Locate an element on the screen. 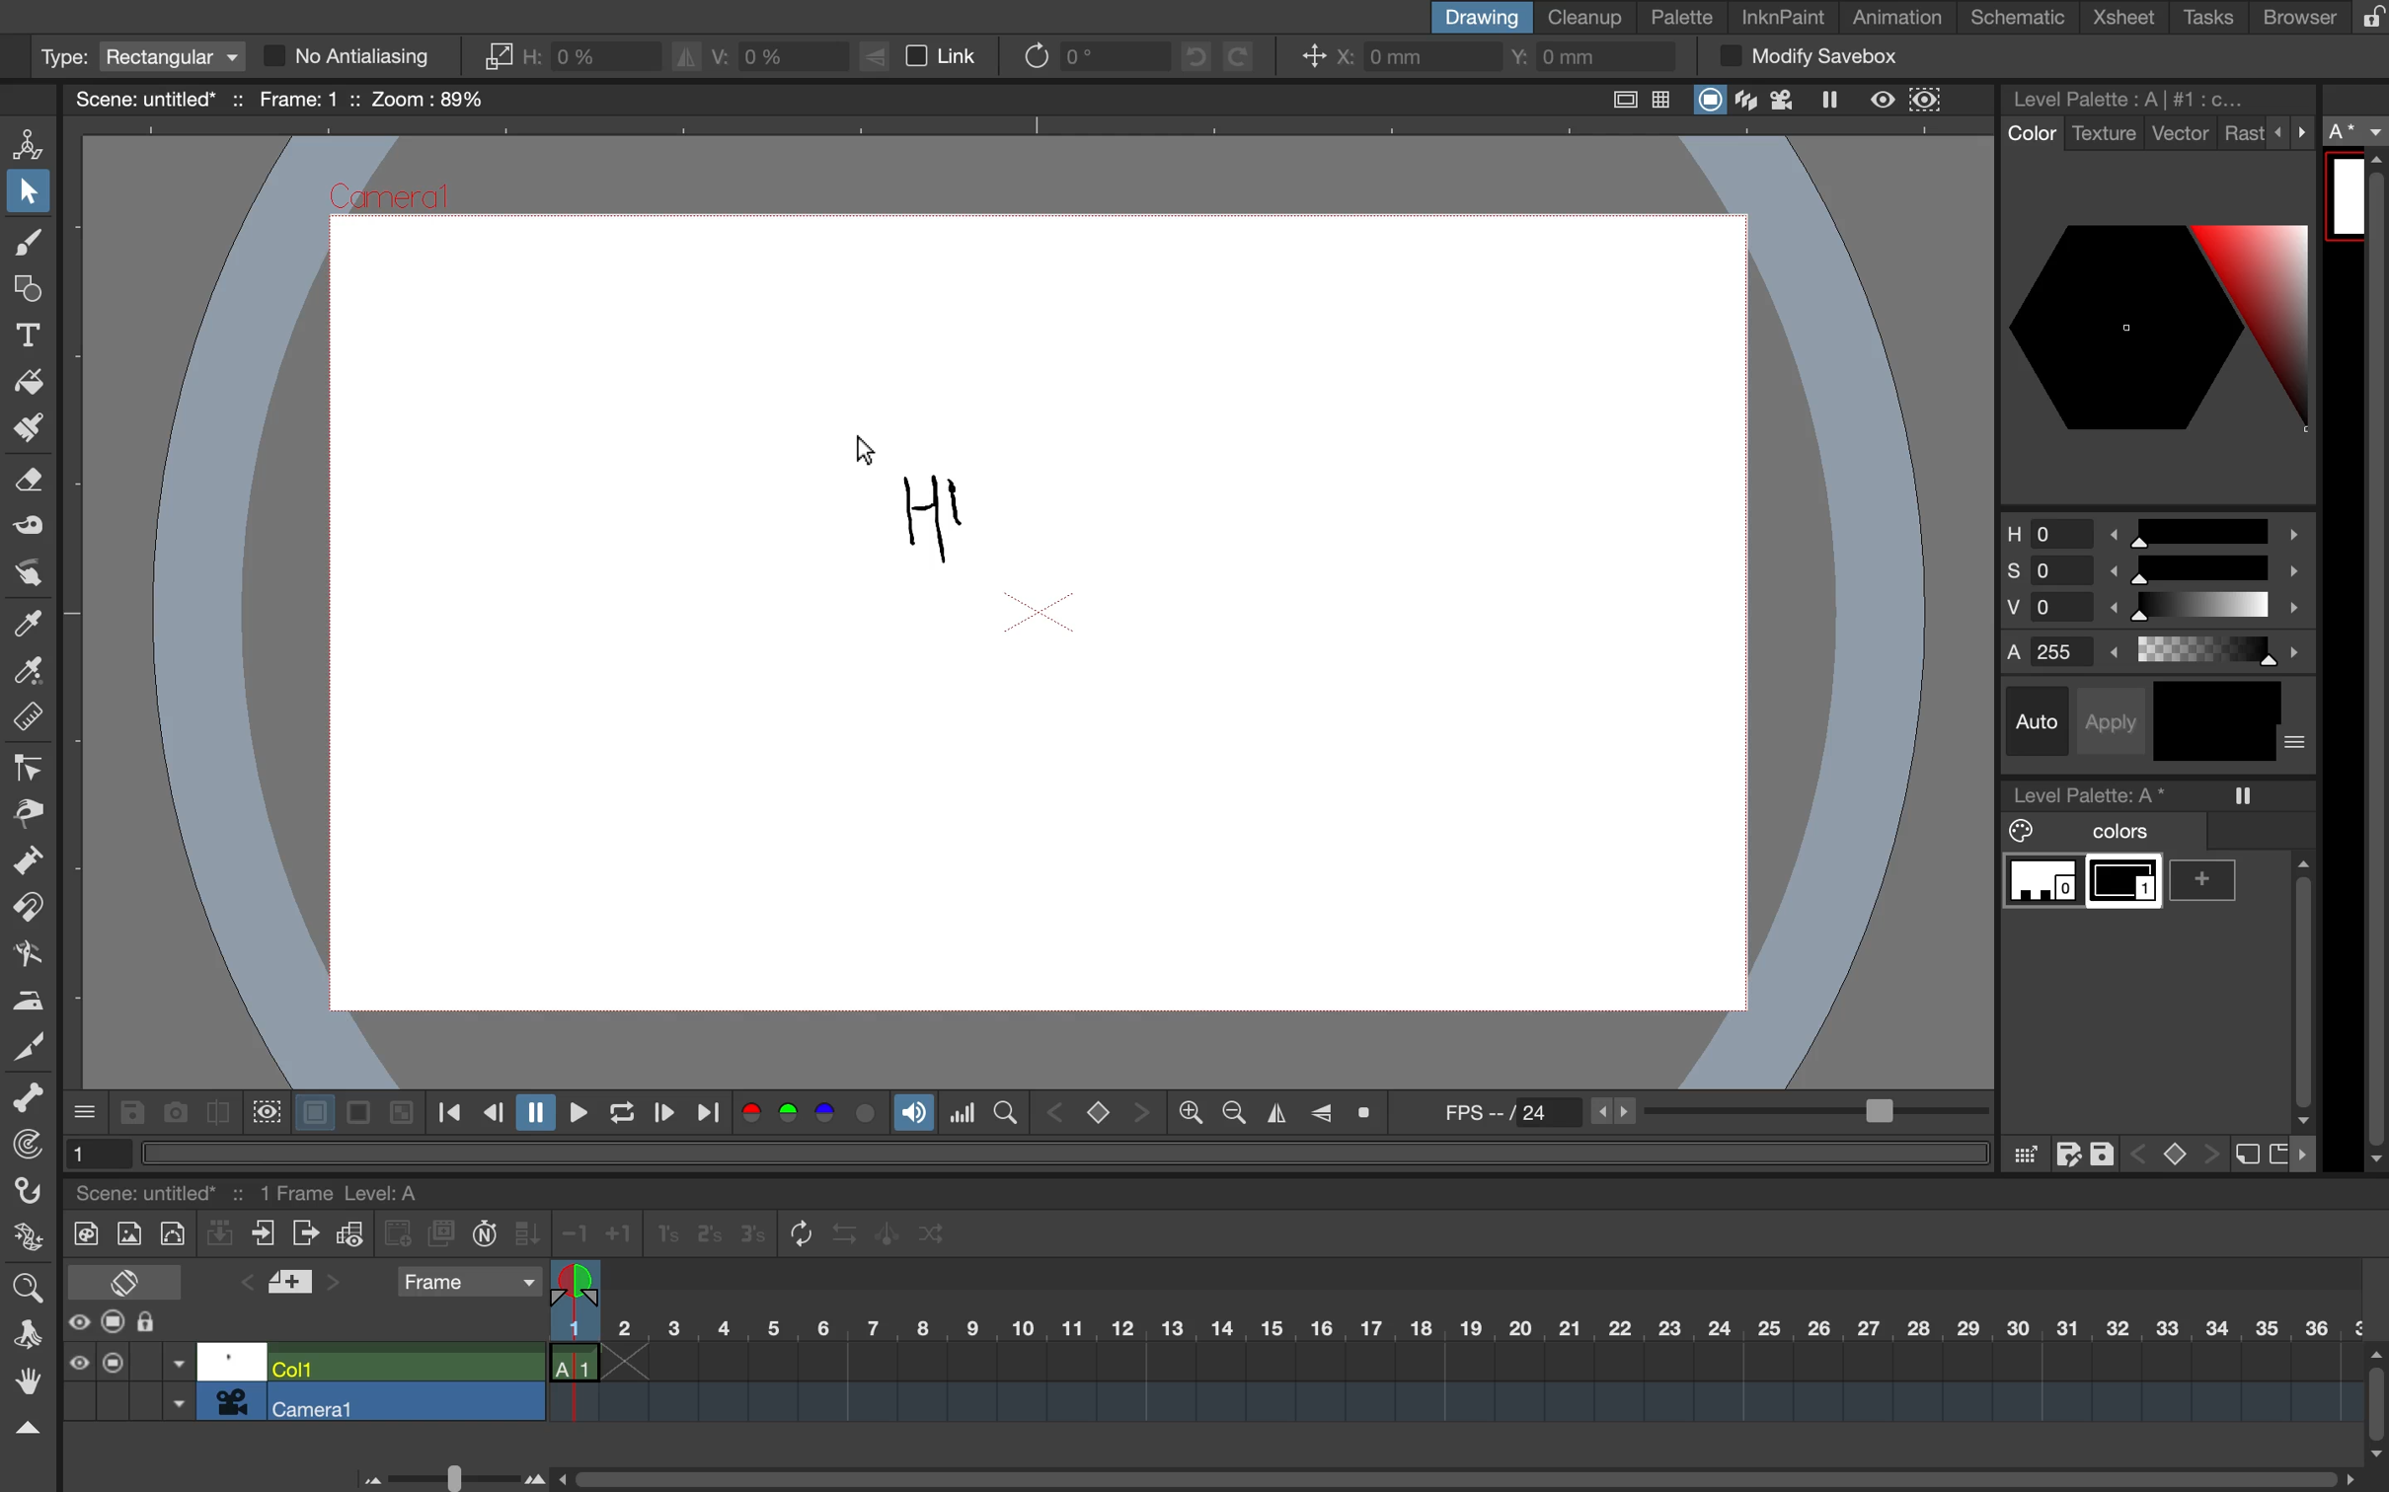 Image resolution: width=2389 pixels, height=1492 pixels. cursor is located at coordinates (867, 450).